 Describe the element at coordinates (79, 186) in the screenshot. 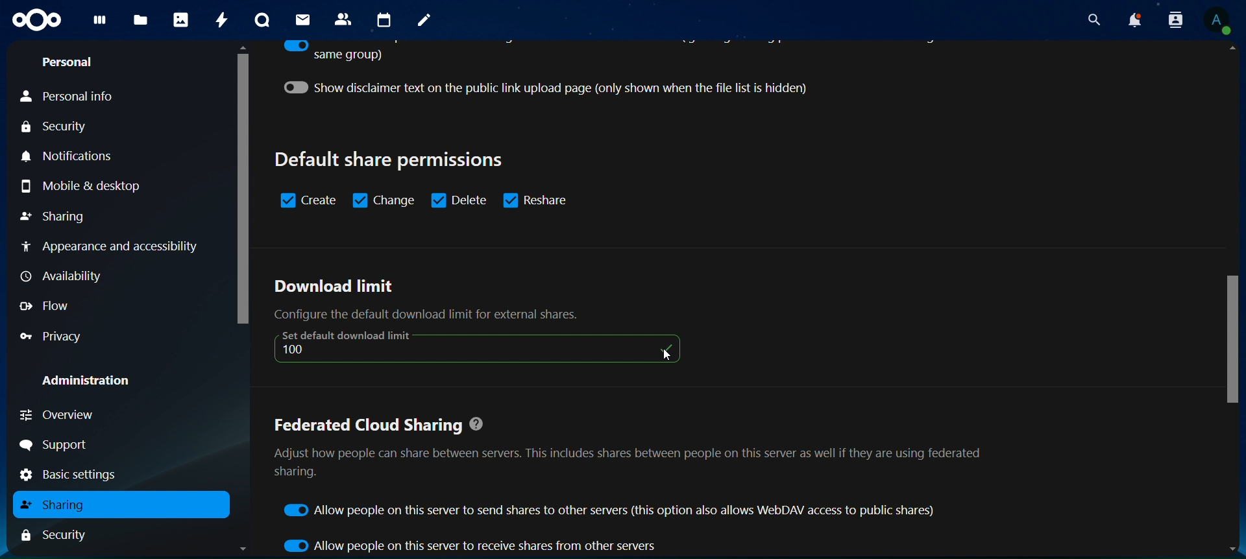

I see `mobile & desktop` at that location.